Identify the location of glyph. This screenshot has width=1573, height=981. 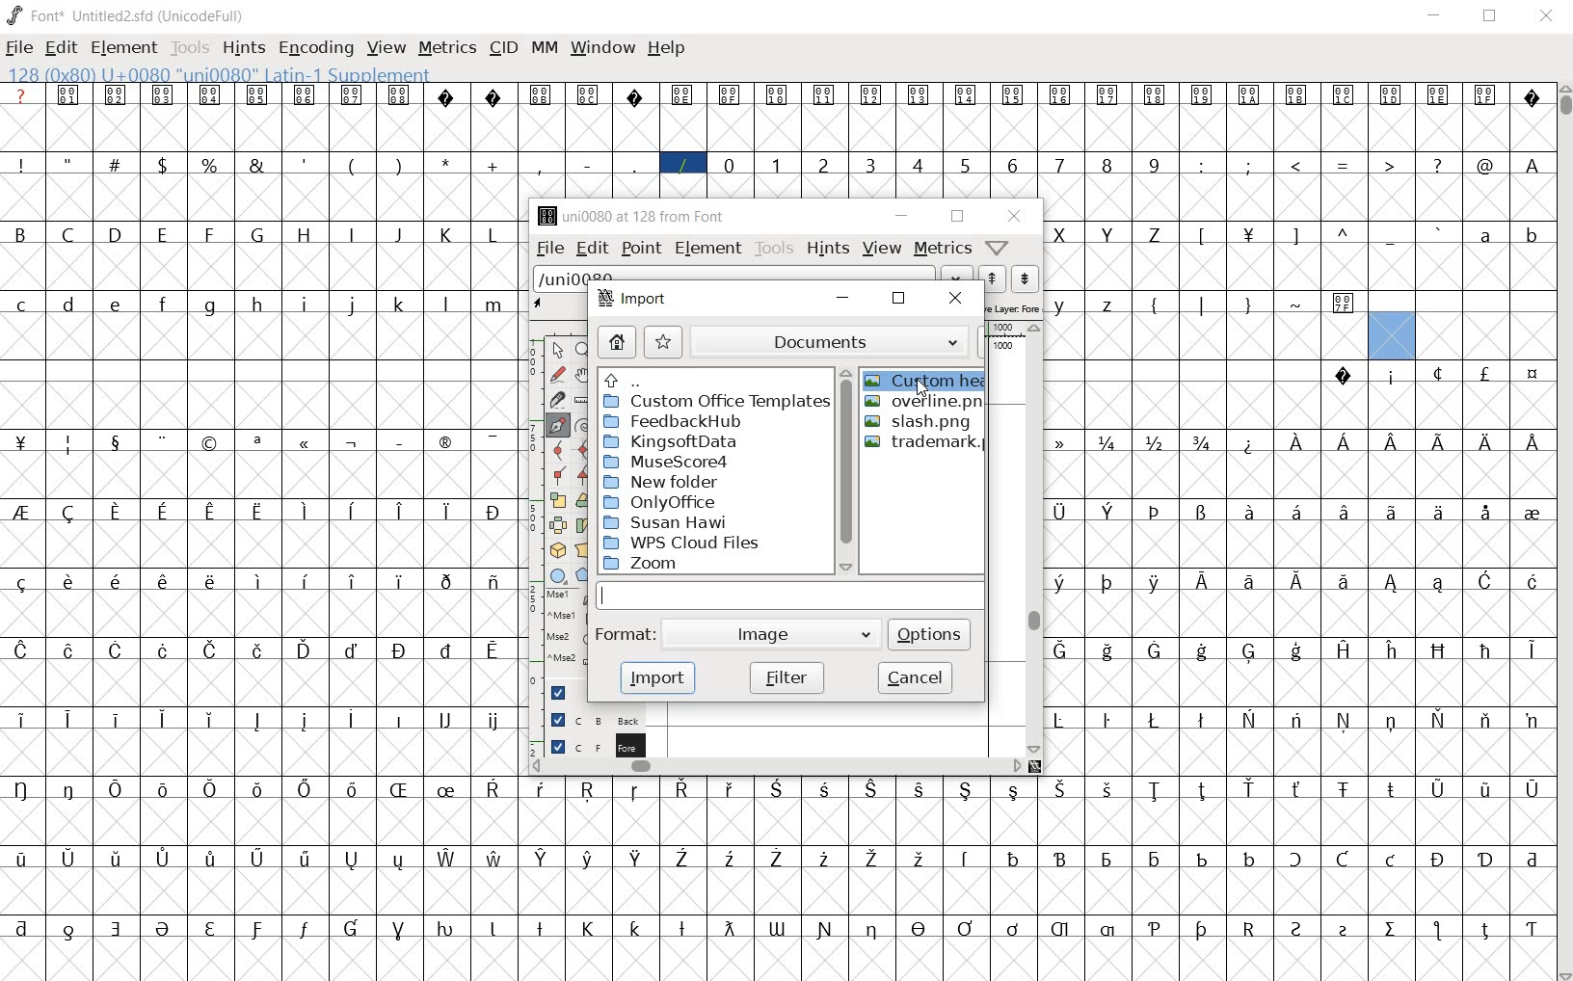
(1013, 929).